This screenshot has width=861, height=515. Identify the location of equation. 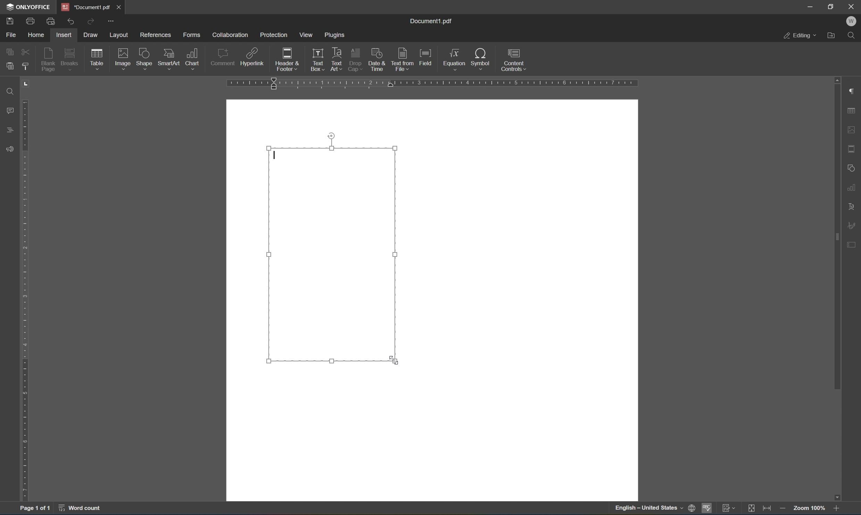
(454, 59).